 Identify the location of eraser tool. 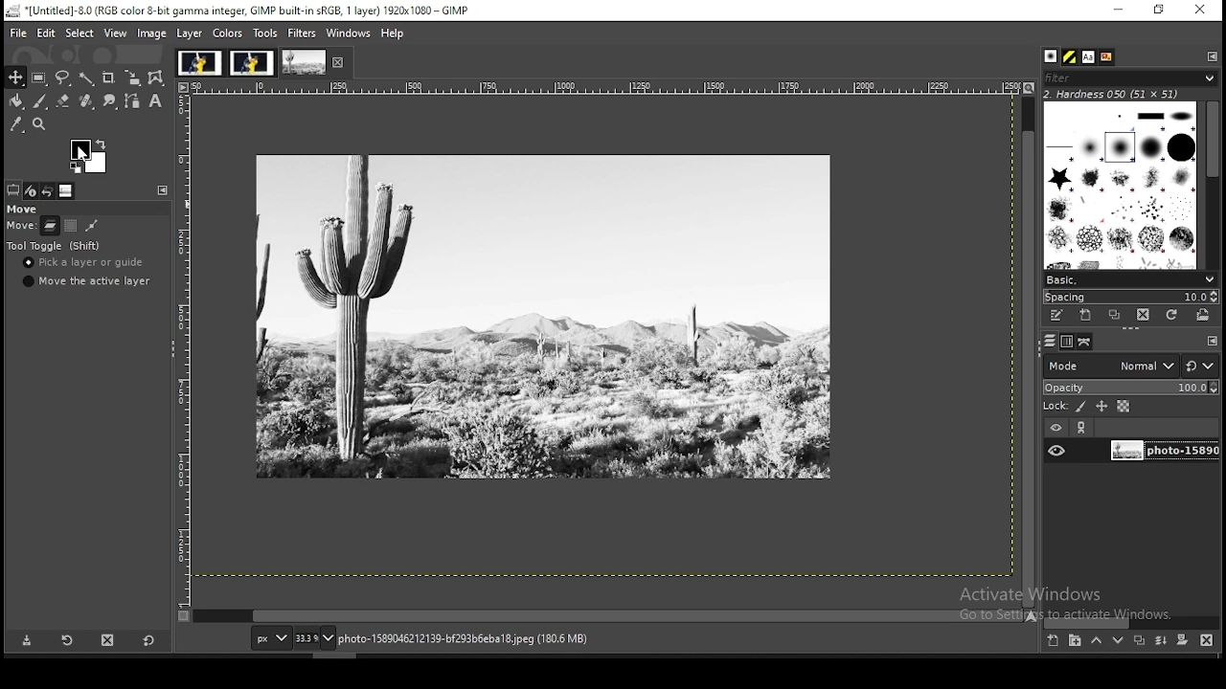
(64, 101).